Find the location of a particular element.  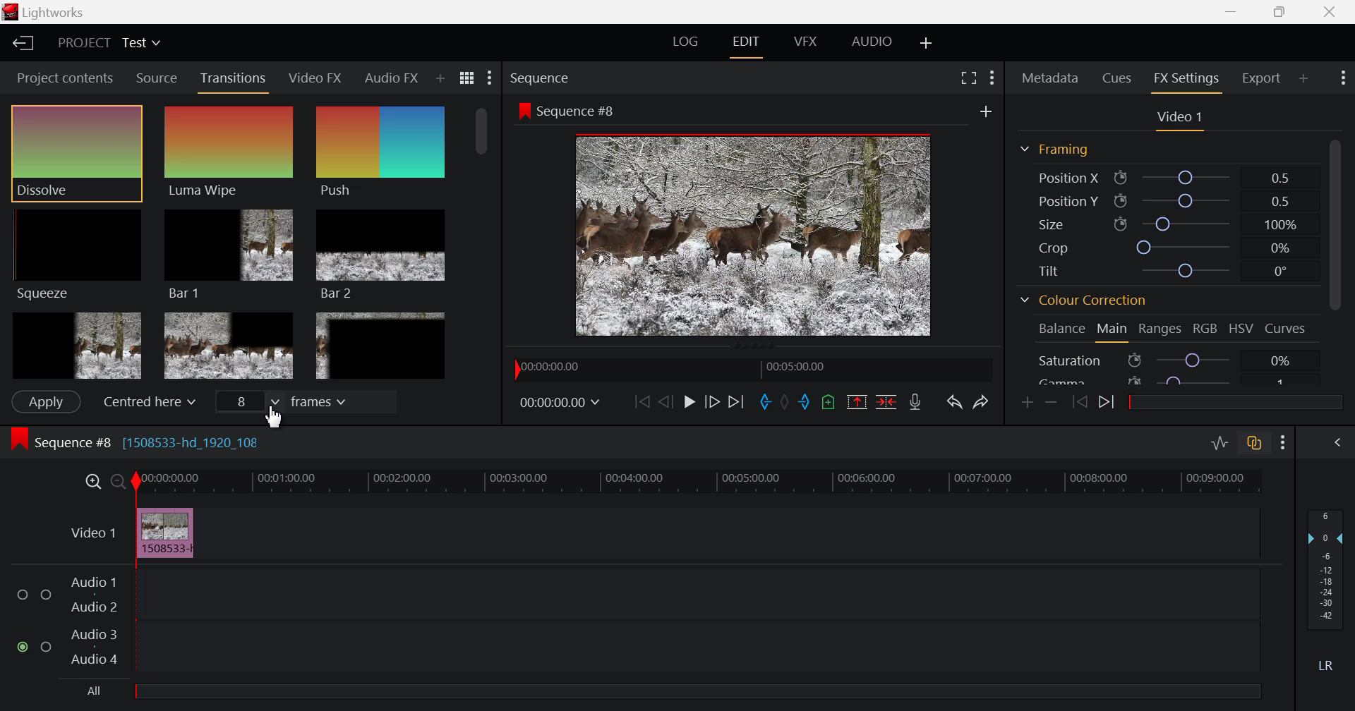

AUDIO Layout is located at coordinates (869, 41).